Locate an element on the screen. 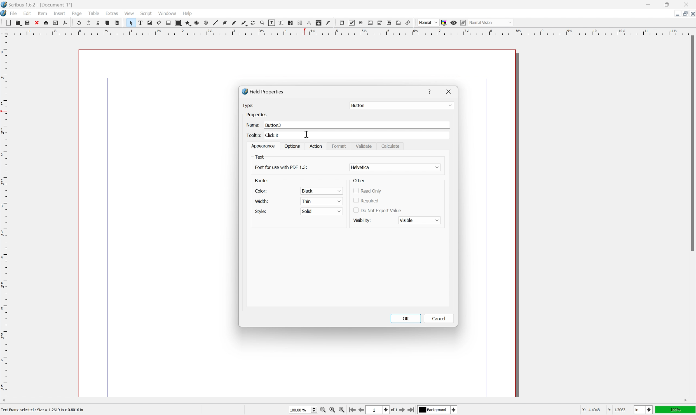 The width and height of the screenshot is (696, 415). color: is located at coordinates (260, 191).